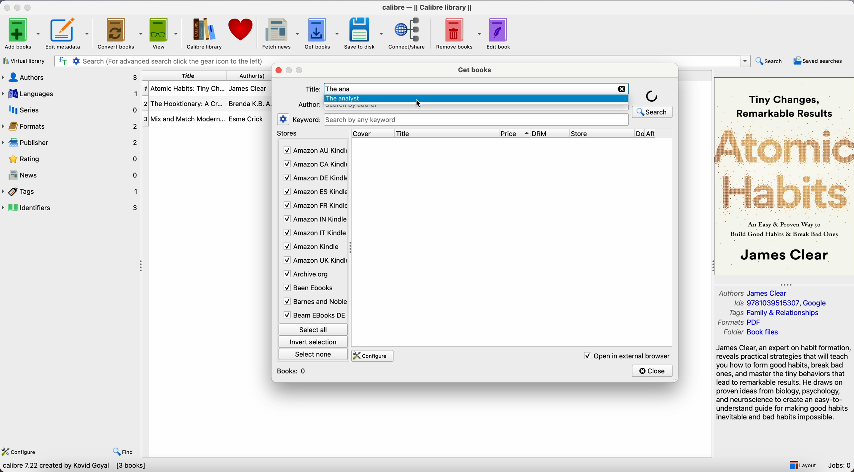  Describe the element at coordinates (72, 126) in the screenshot. I see `formats` at that location.